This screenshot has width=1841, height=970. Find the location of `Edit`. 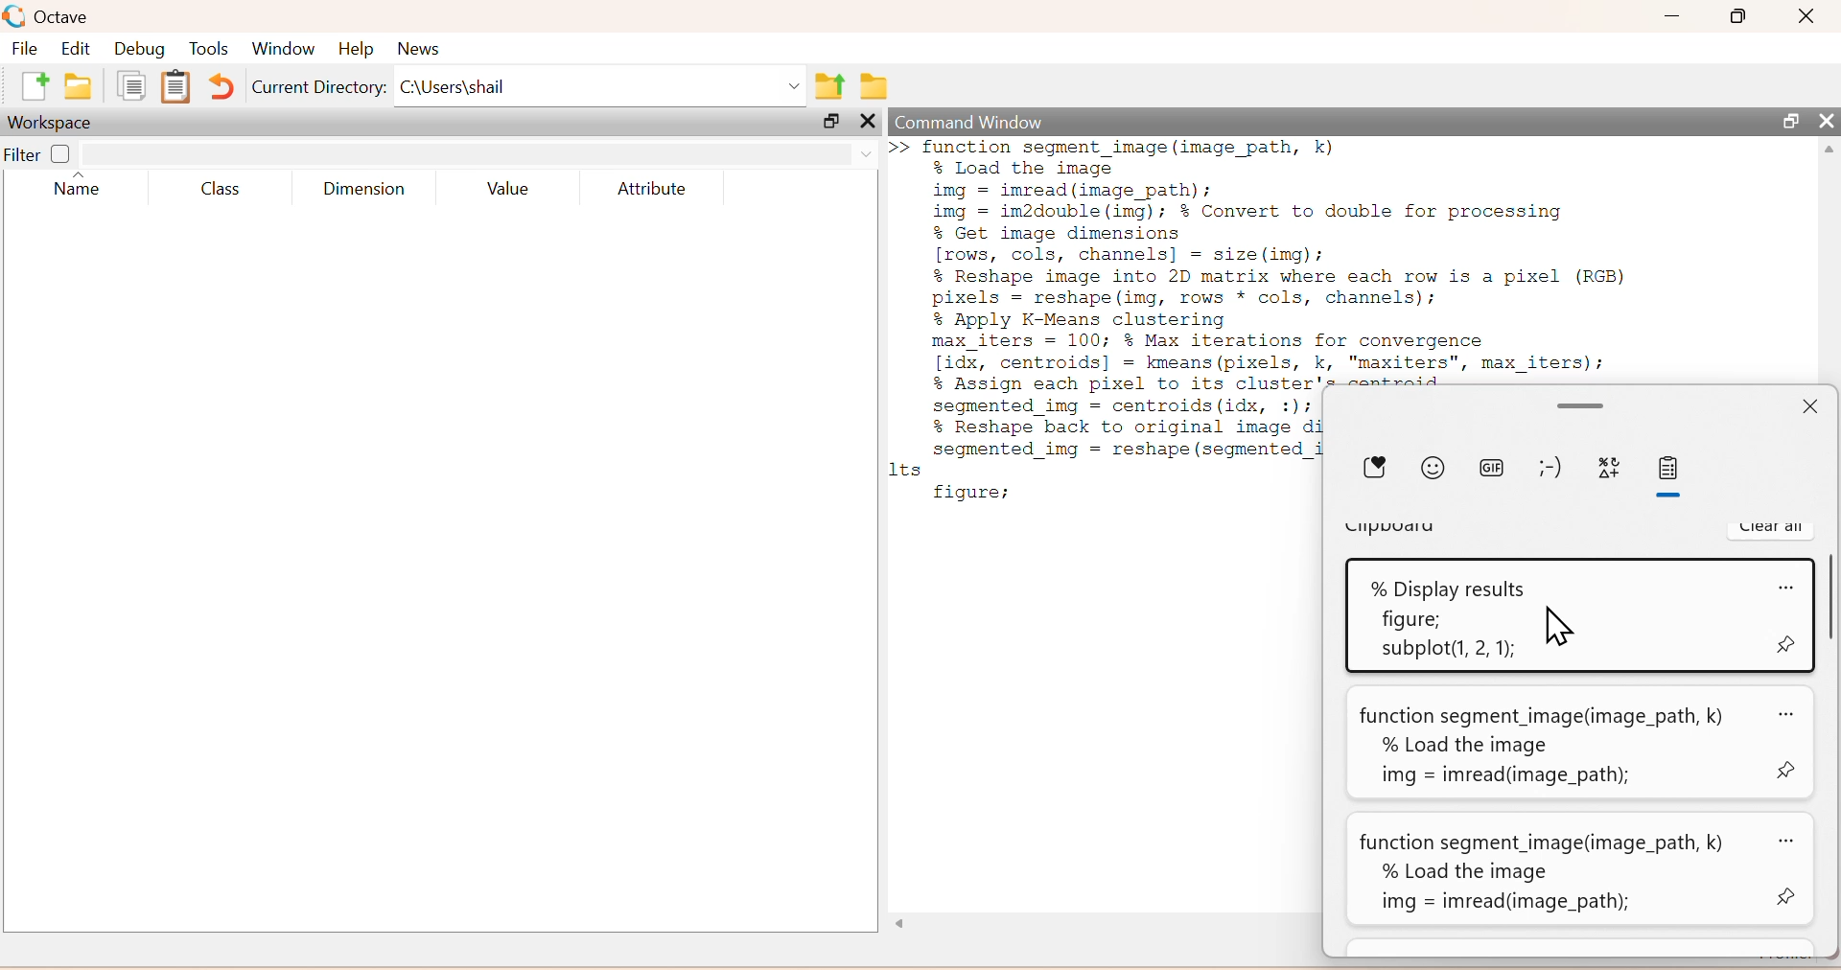

Edit is located at coordinates (78, 49).